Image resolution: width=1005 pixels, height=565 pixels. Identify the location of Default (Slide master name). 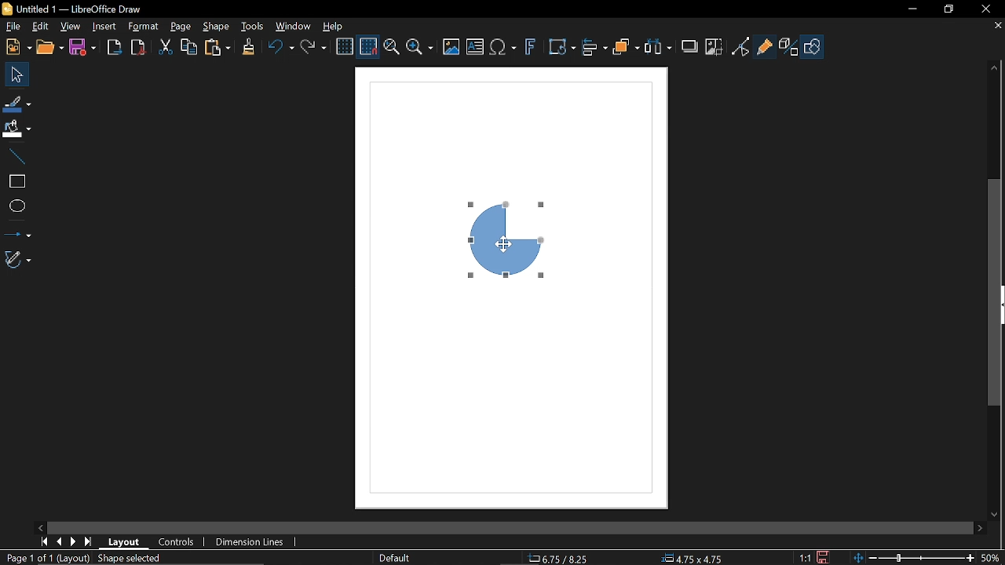
(396, 558).